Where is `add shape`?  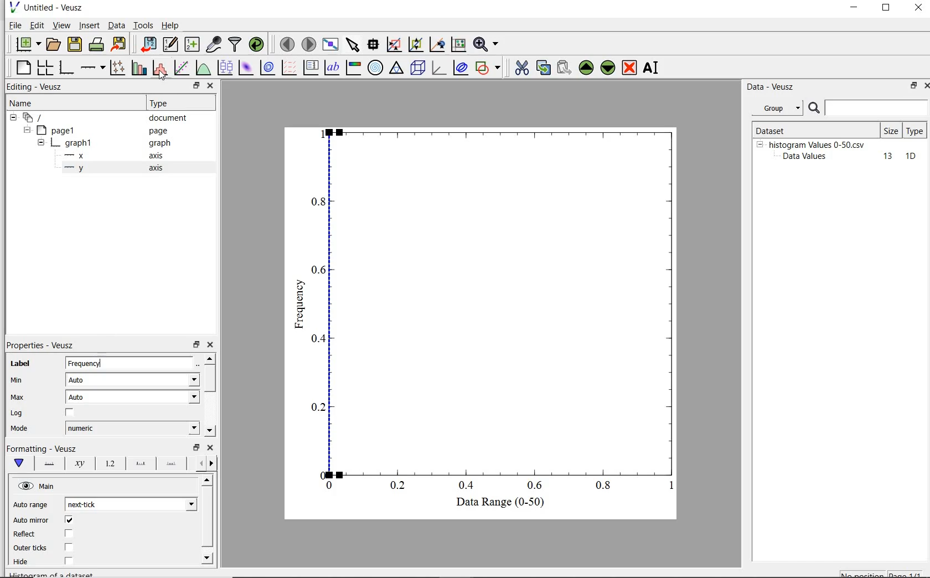 add shape is located at coordinates (488, 69).